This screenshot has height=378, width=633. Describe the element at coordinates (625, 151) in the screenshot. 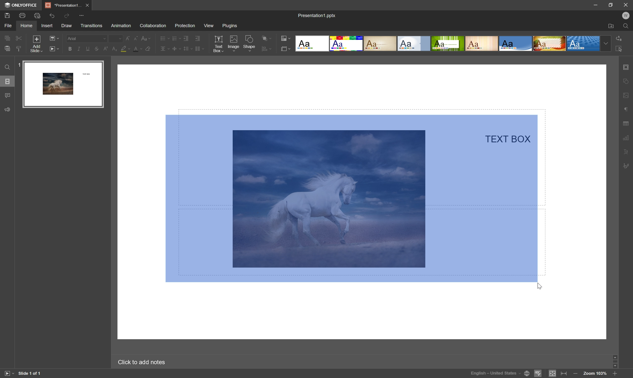

I see `text art settings` at that location.